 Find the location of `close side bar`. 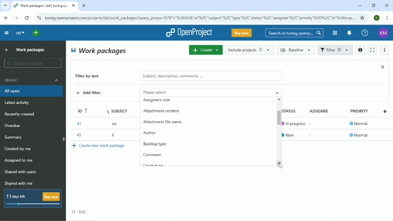

close side bar is located at coordinates (63, 140).